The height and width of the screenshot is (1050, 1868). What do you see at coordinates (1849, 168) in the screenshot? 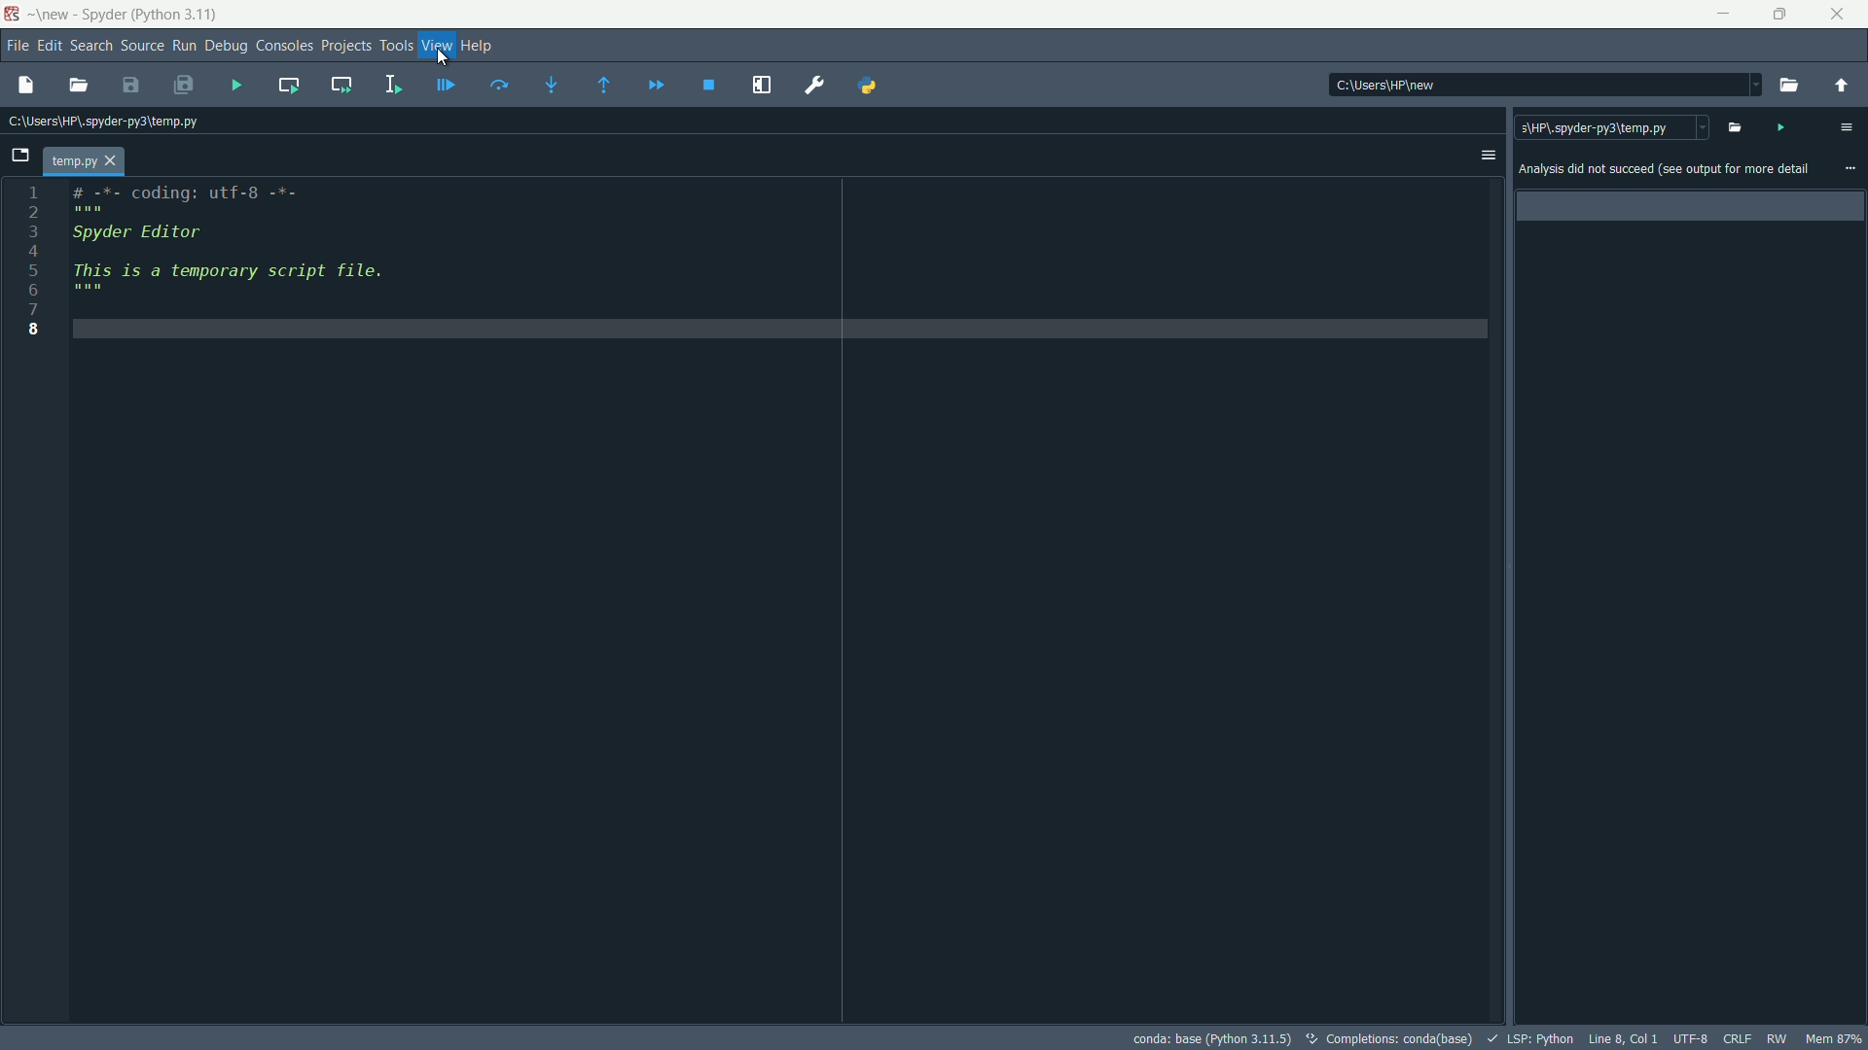
I see `more options` at bounding box center [1849, 168].